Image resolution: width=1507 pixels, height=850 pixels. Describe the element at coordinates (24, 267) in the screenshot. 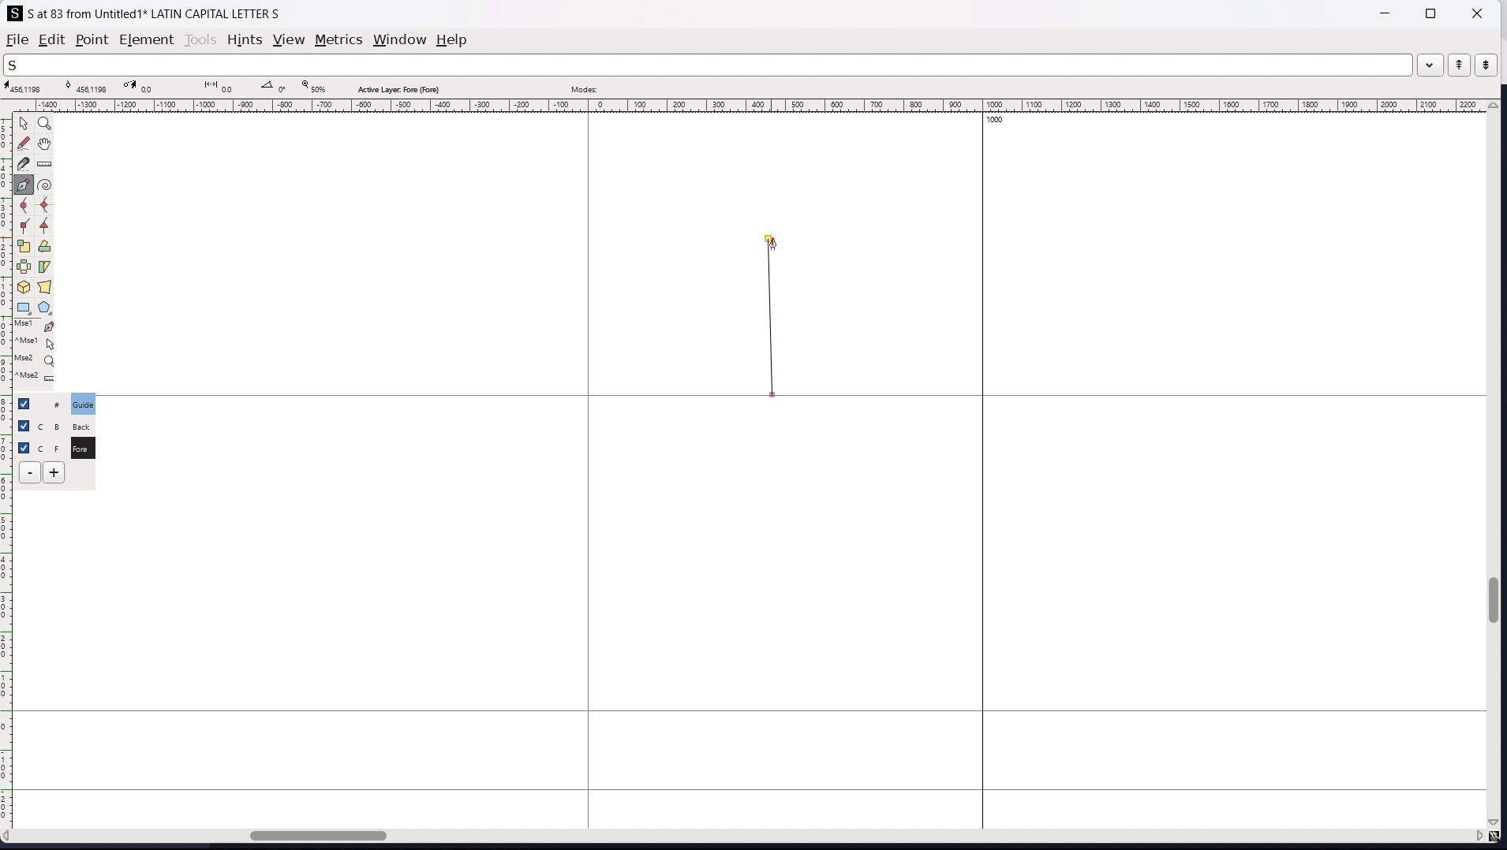

I see `flip the selection` at that location.